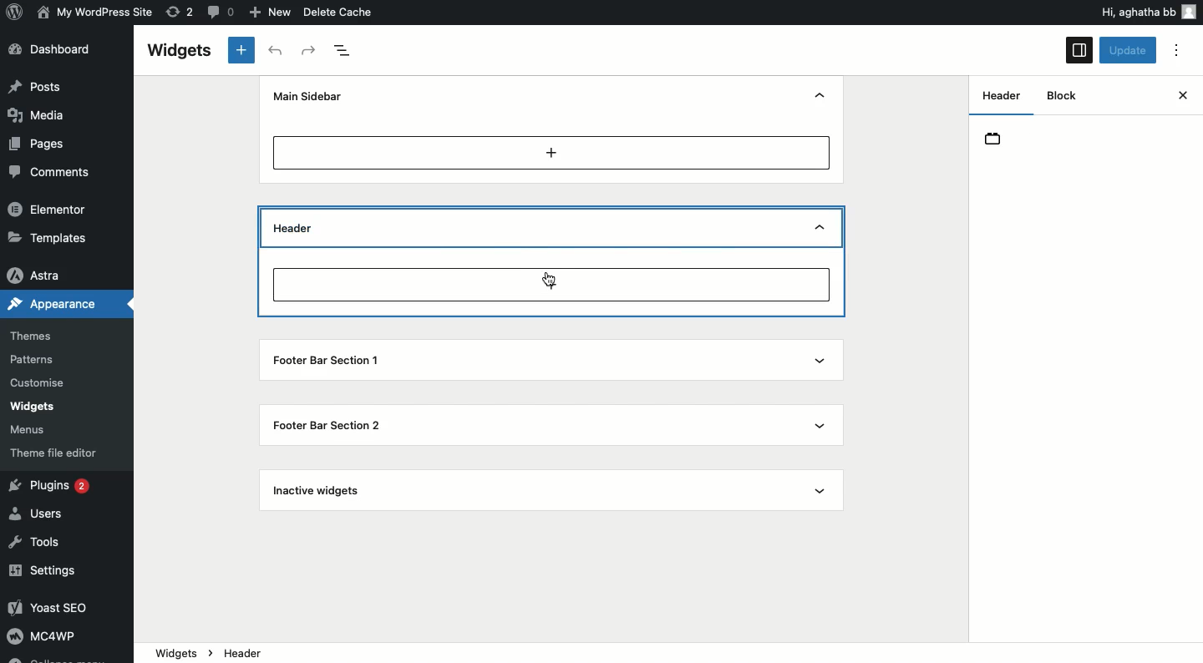 The image size is (1203, 663). I want to click on Show, so click(820, 230).